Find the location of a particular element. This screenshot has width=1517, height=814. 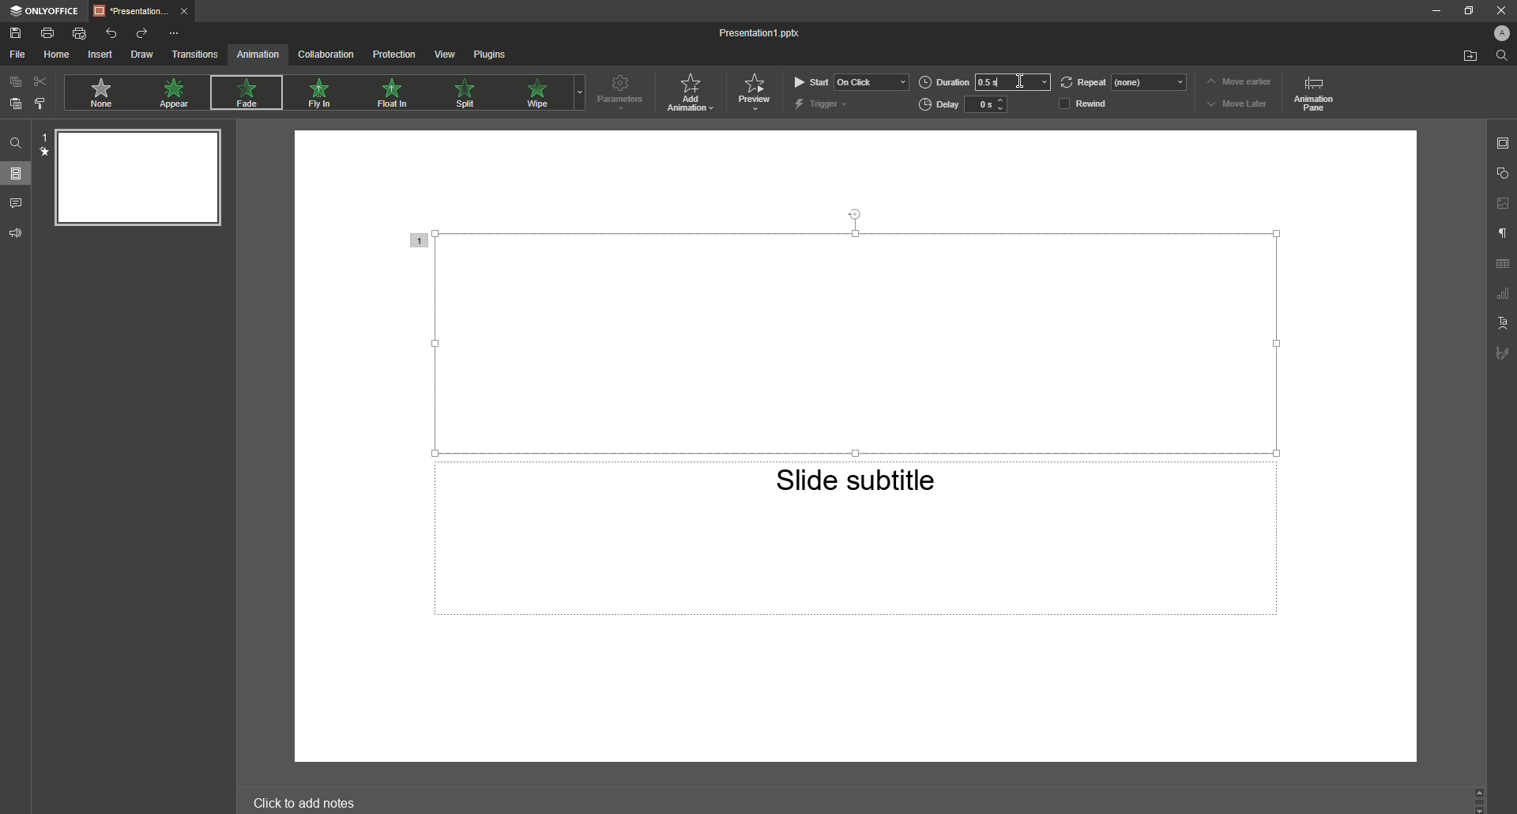

Collaboration is located at coordinates (327, 54).